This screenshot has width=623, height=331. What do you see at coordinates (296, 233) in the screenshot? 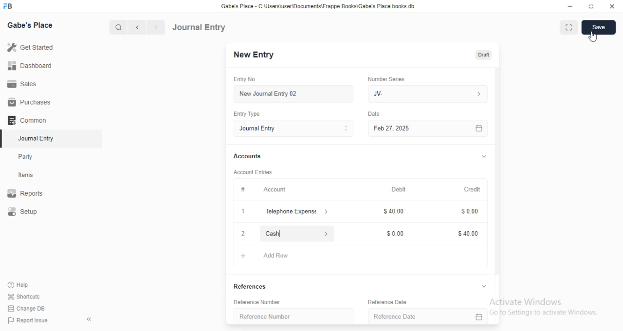
I see `Cash` at bounding box center [296, 233].